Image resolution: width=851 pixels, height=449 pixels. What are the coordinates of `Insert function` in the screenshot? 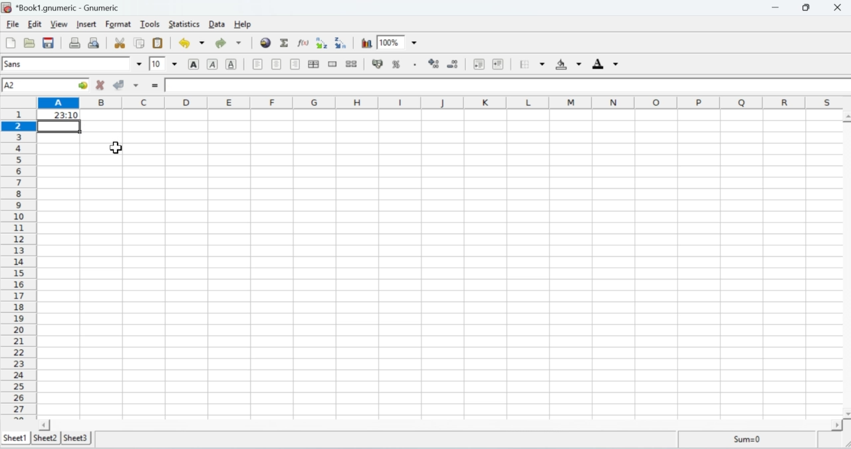 It's located at (154, 86).